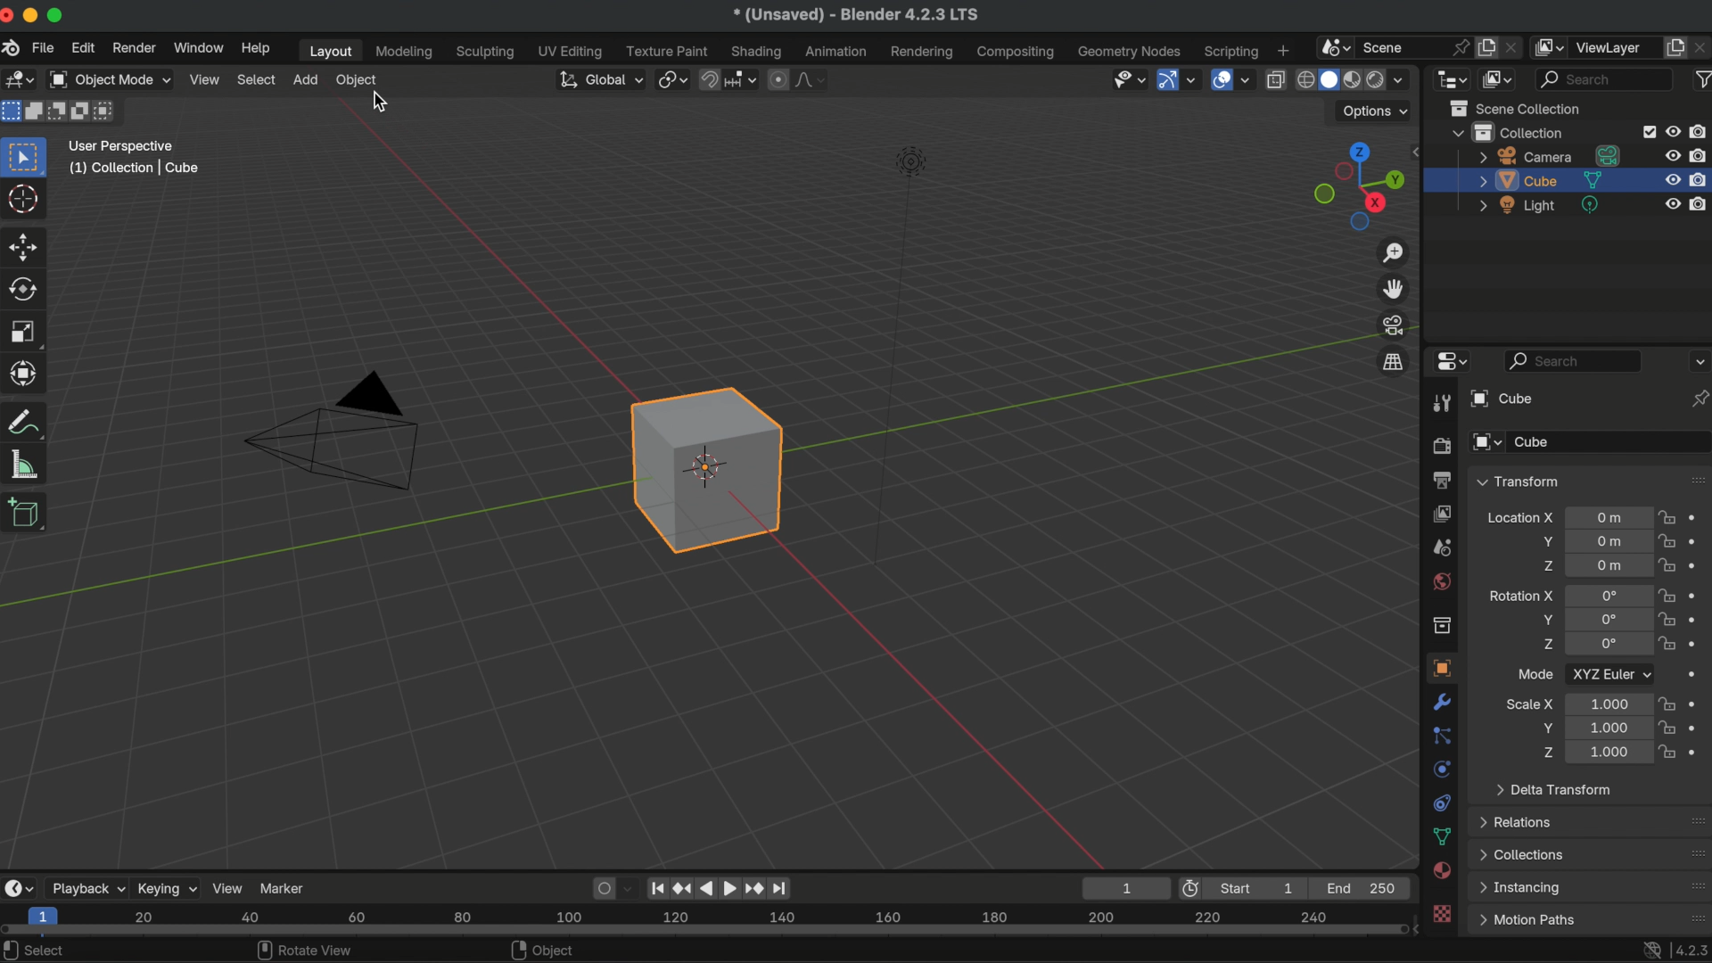 The image size is (1712, 963). What do you see at coordinates (1607, 703) in the screenshot?
I see `Scale location` at bounding box center [1607, 703].